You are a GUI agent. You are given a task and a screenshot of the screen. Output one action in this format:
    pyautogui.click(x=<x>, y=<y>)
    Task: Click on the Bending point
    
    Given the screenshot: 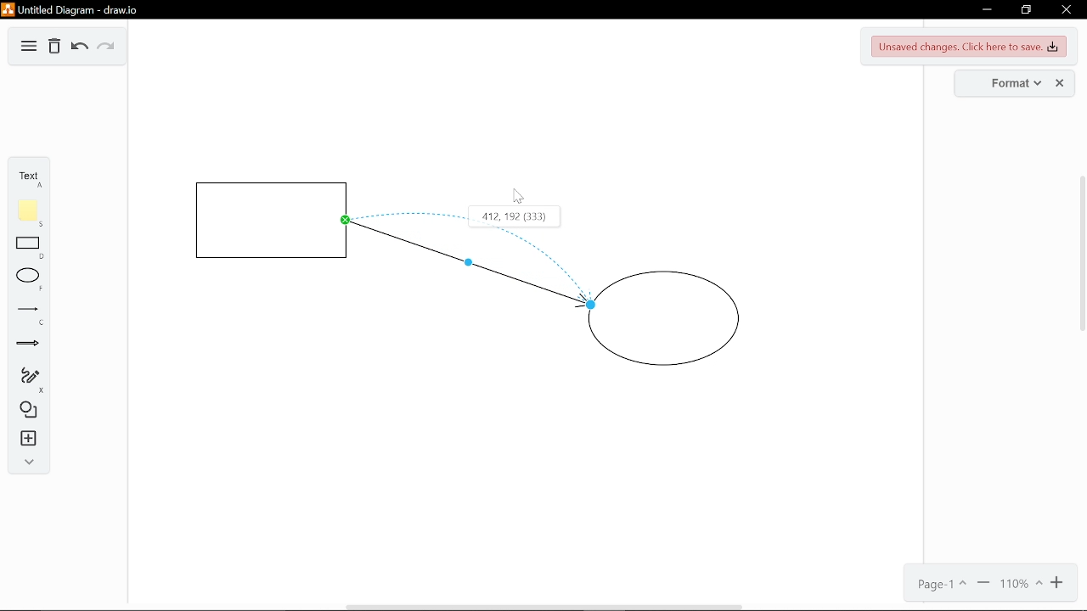 What is the action you would take?
    pyautogui.click(x=466, y=263)
    